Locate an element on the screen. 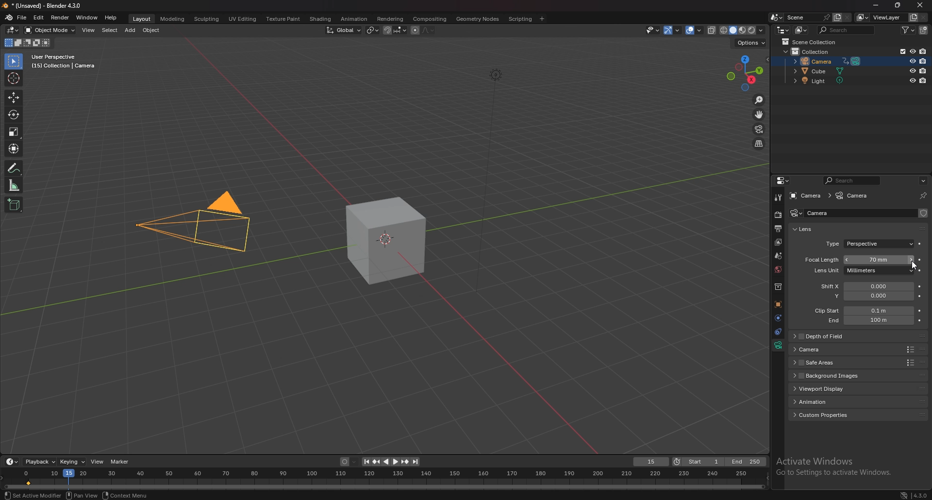 The height and width of the screenshot is (500, 932). editor type is located at coordinates (783, 180).